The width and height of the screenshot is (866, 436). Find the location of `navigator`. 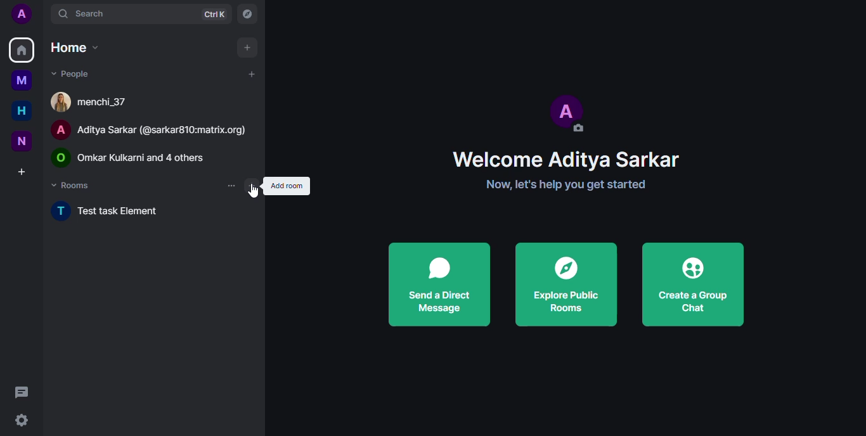

navigator is located at coordinates (247, 13).